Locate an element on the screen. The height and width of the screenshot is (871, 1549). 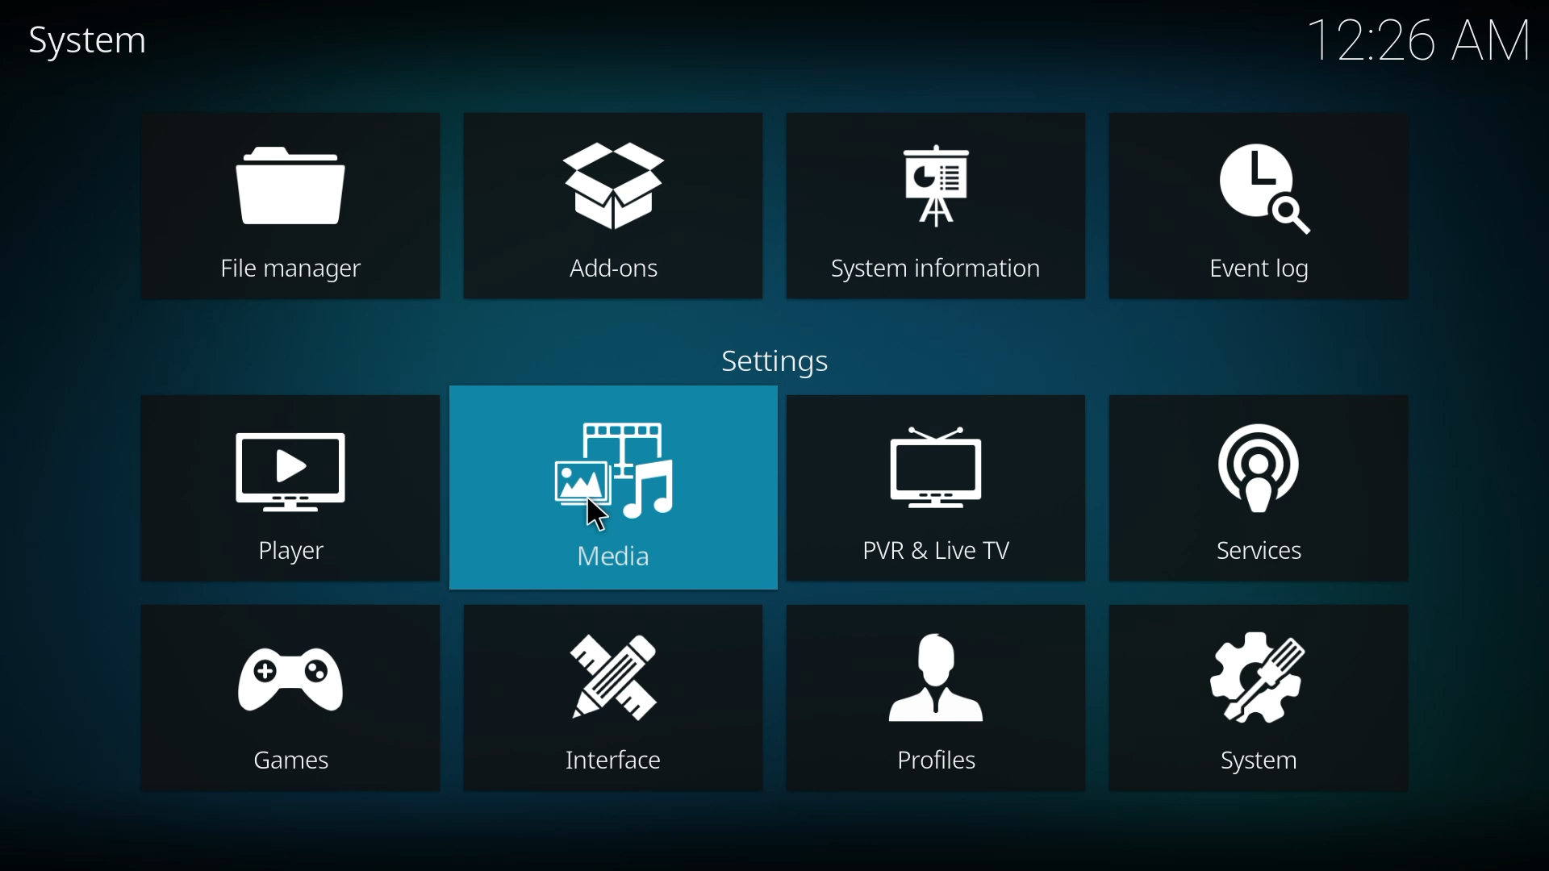
settings is located at coordinates (778, 357).